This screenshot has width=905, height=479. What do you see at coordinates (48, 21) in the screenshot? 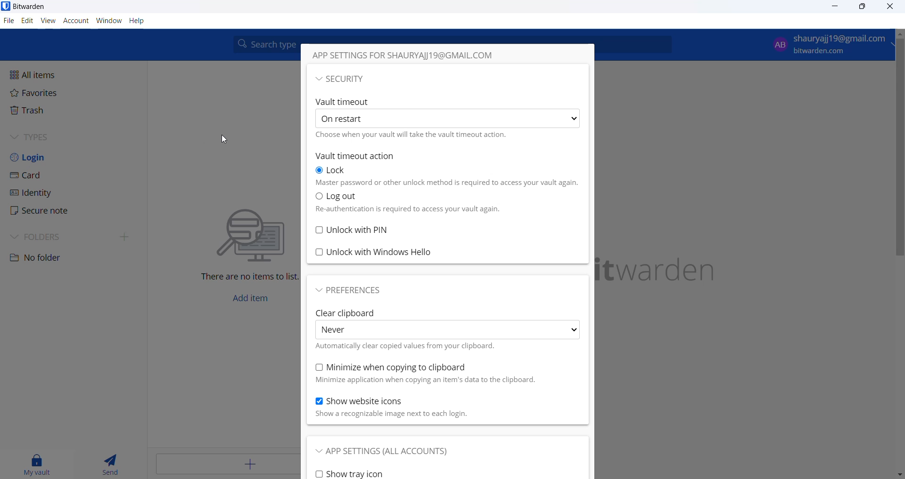
I see `view` at bounding box center [48, 21].